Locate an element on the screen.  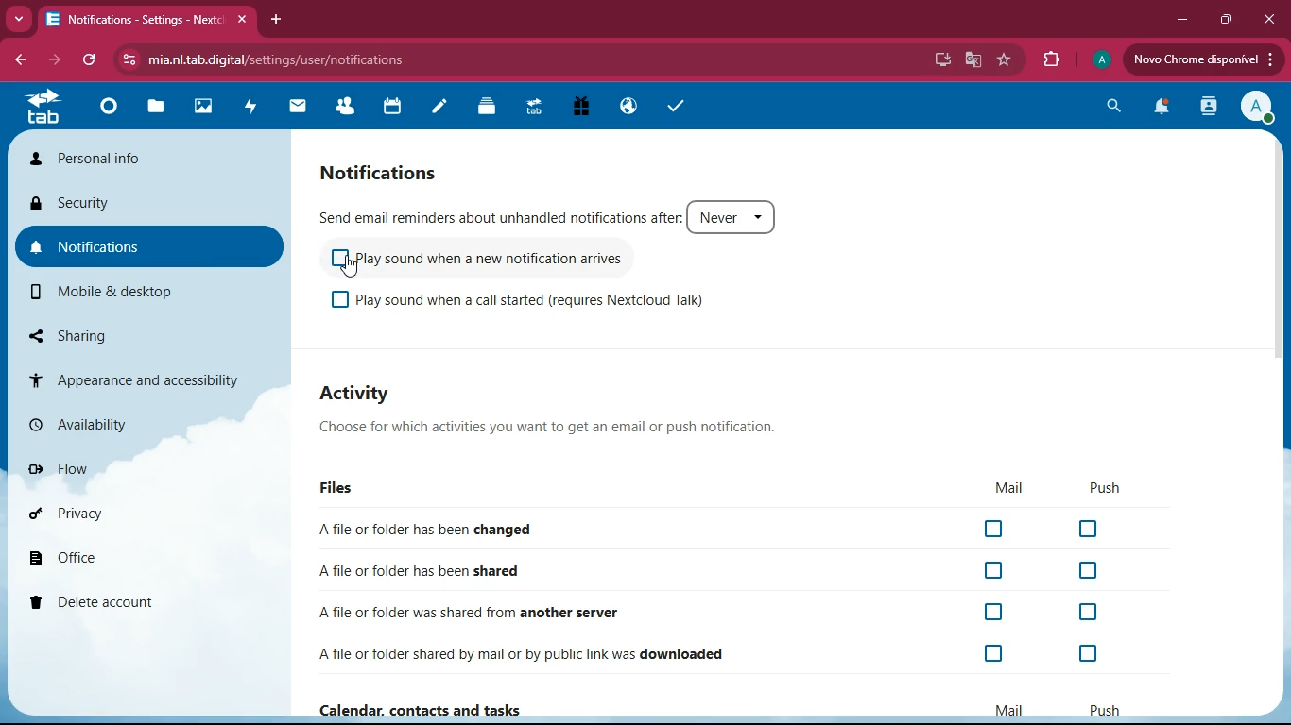
off is located at coordinates (1089, 530).